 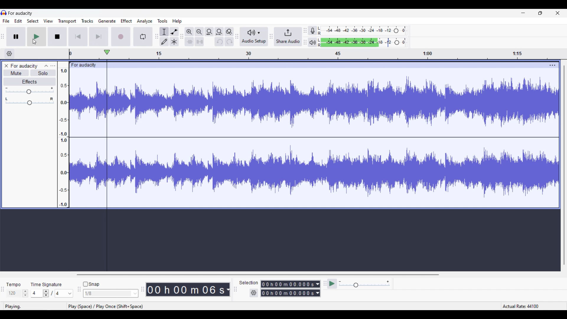 I want to click on Redo, so click(x=229, y=42).